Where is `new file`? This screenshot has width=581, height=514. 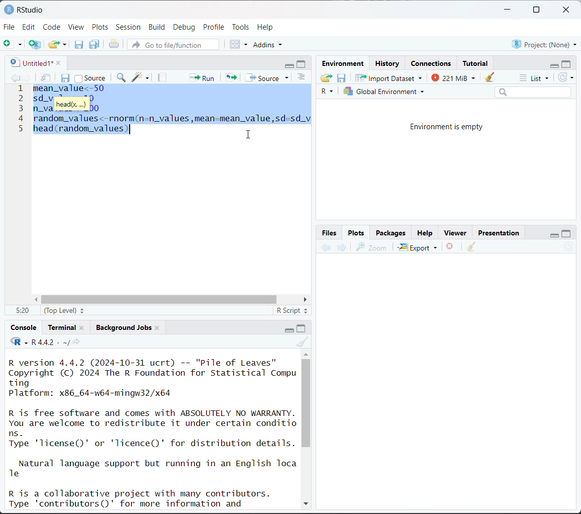
new file is located at coordinates (13, 44).